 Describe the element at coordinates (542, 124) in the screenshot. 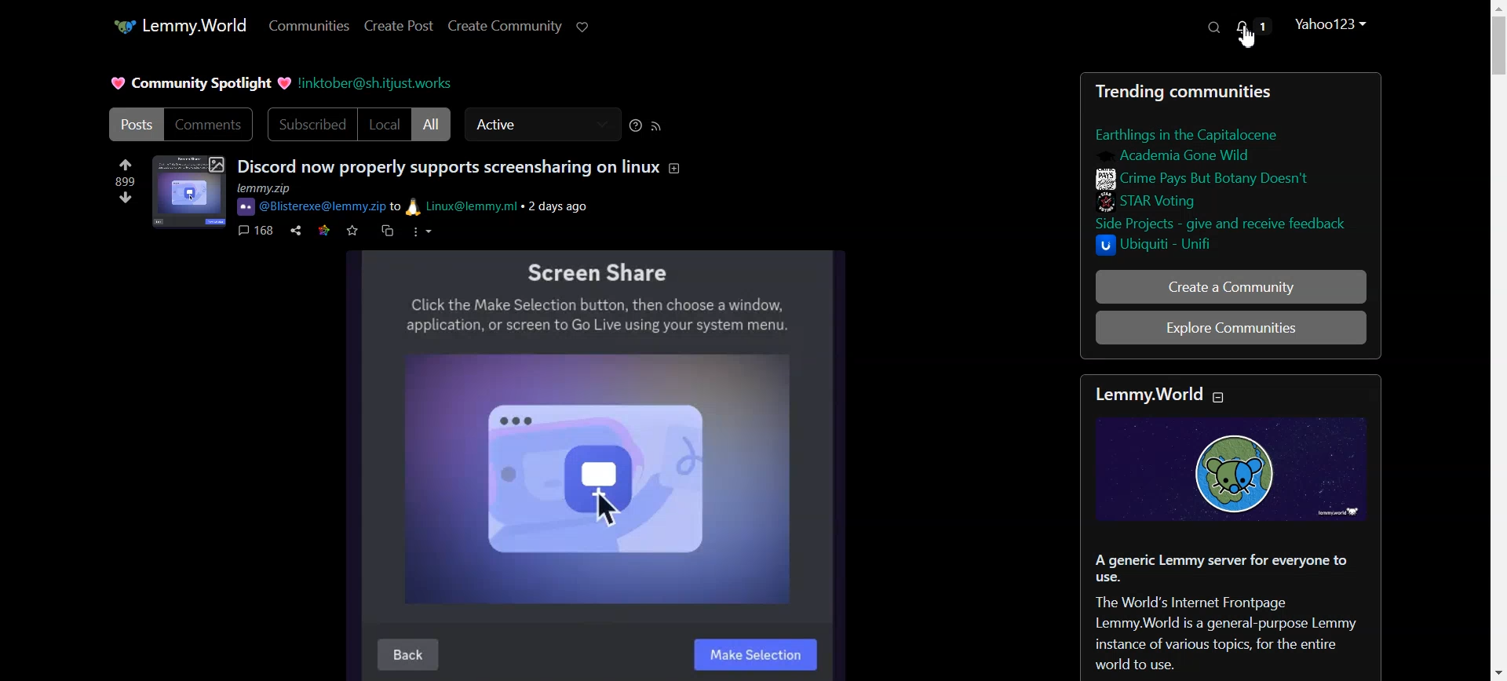

I see `Active` at that location.